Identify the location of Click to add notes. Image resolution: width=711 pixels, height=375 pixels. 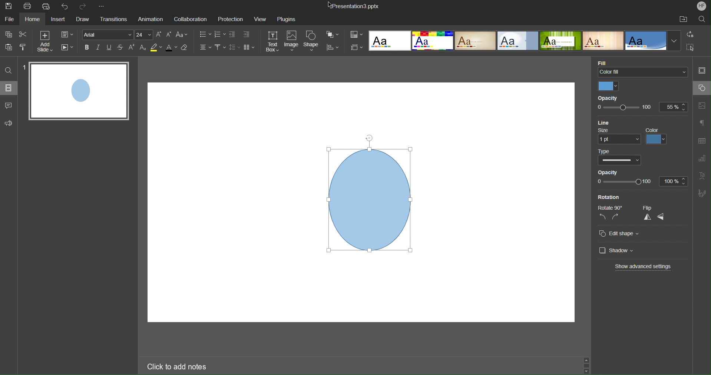
(178, 366).